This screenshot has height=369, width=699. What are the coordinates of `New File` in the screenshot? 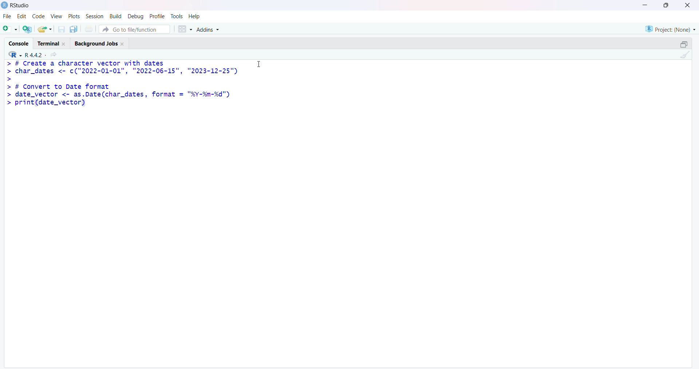 It's located at (10, 28).